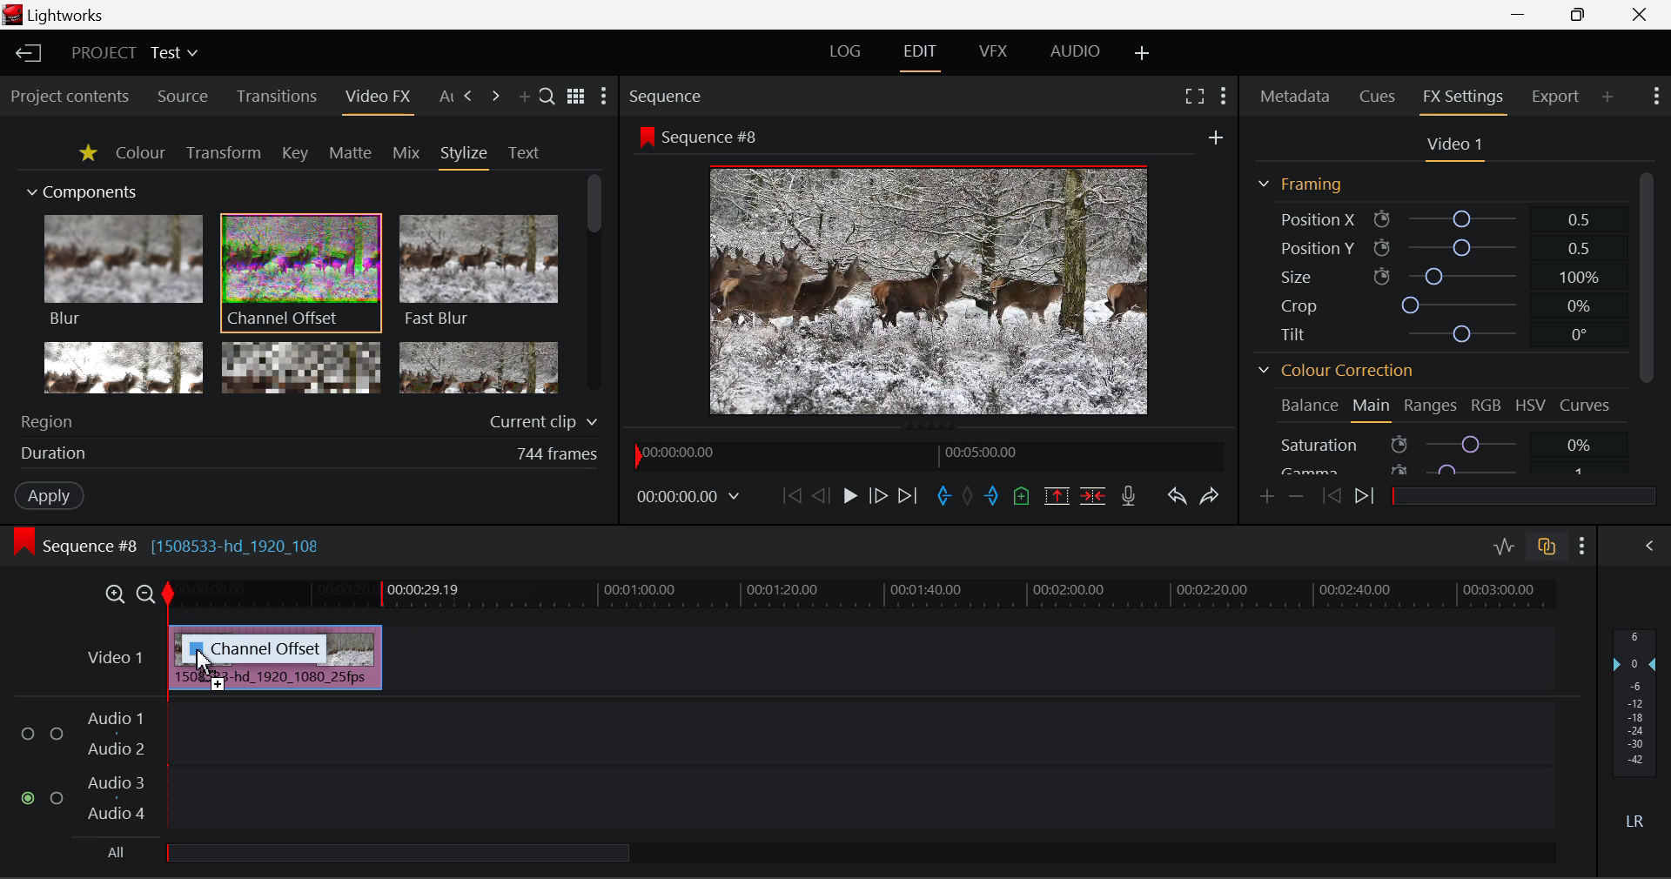 This screenshot has height=879, width=1671. I want to click on Show Settings, so click(1655, 96).